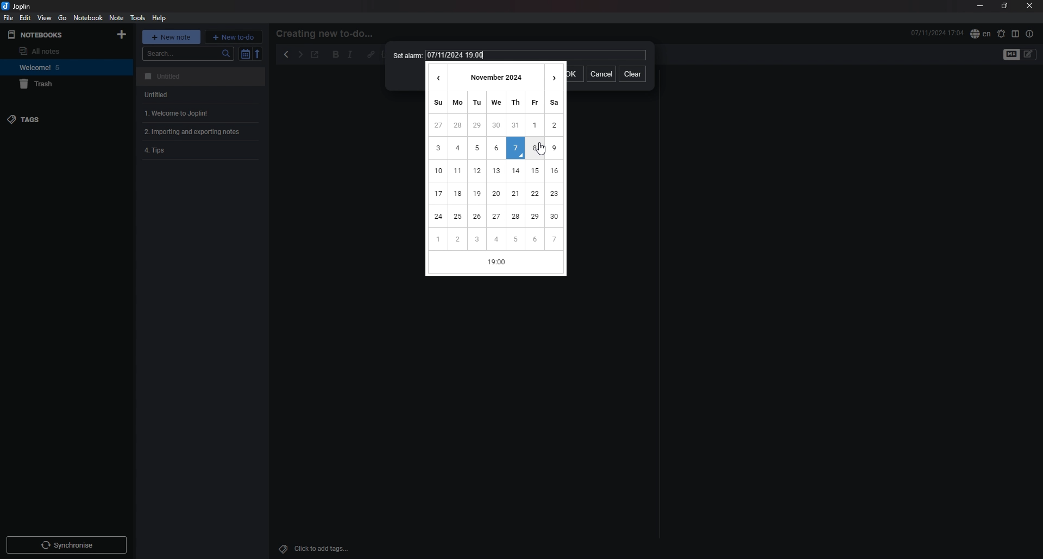  Describe the element at coordinates (51, 119) in the screenshot. I see `tags` at that location.